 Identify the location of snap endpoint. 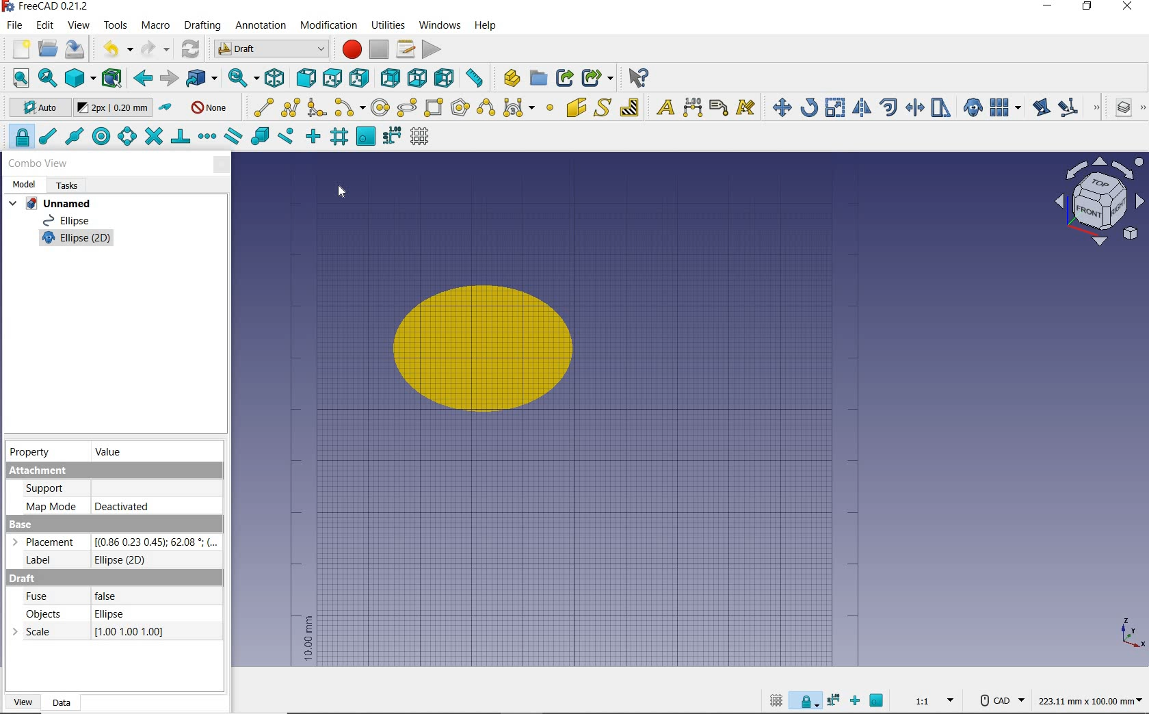
(49, 137).